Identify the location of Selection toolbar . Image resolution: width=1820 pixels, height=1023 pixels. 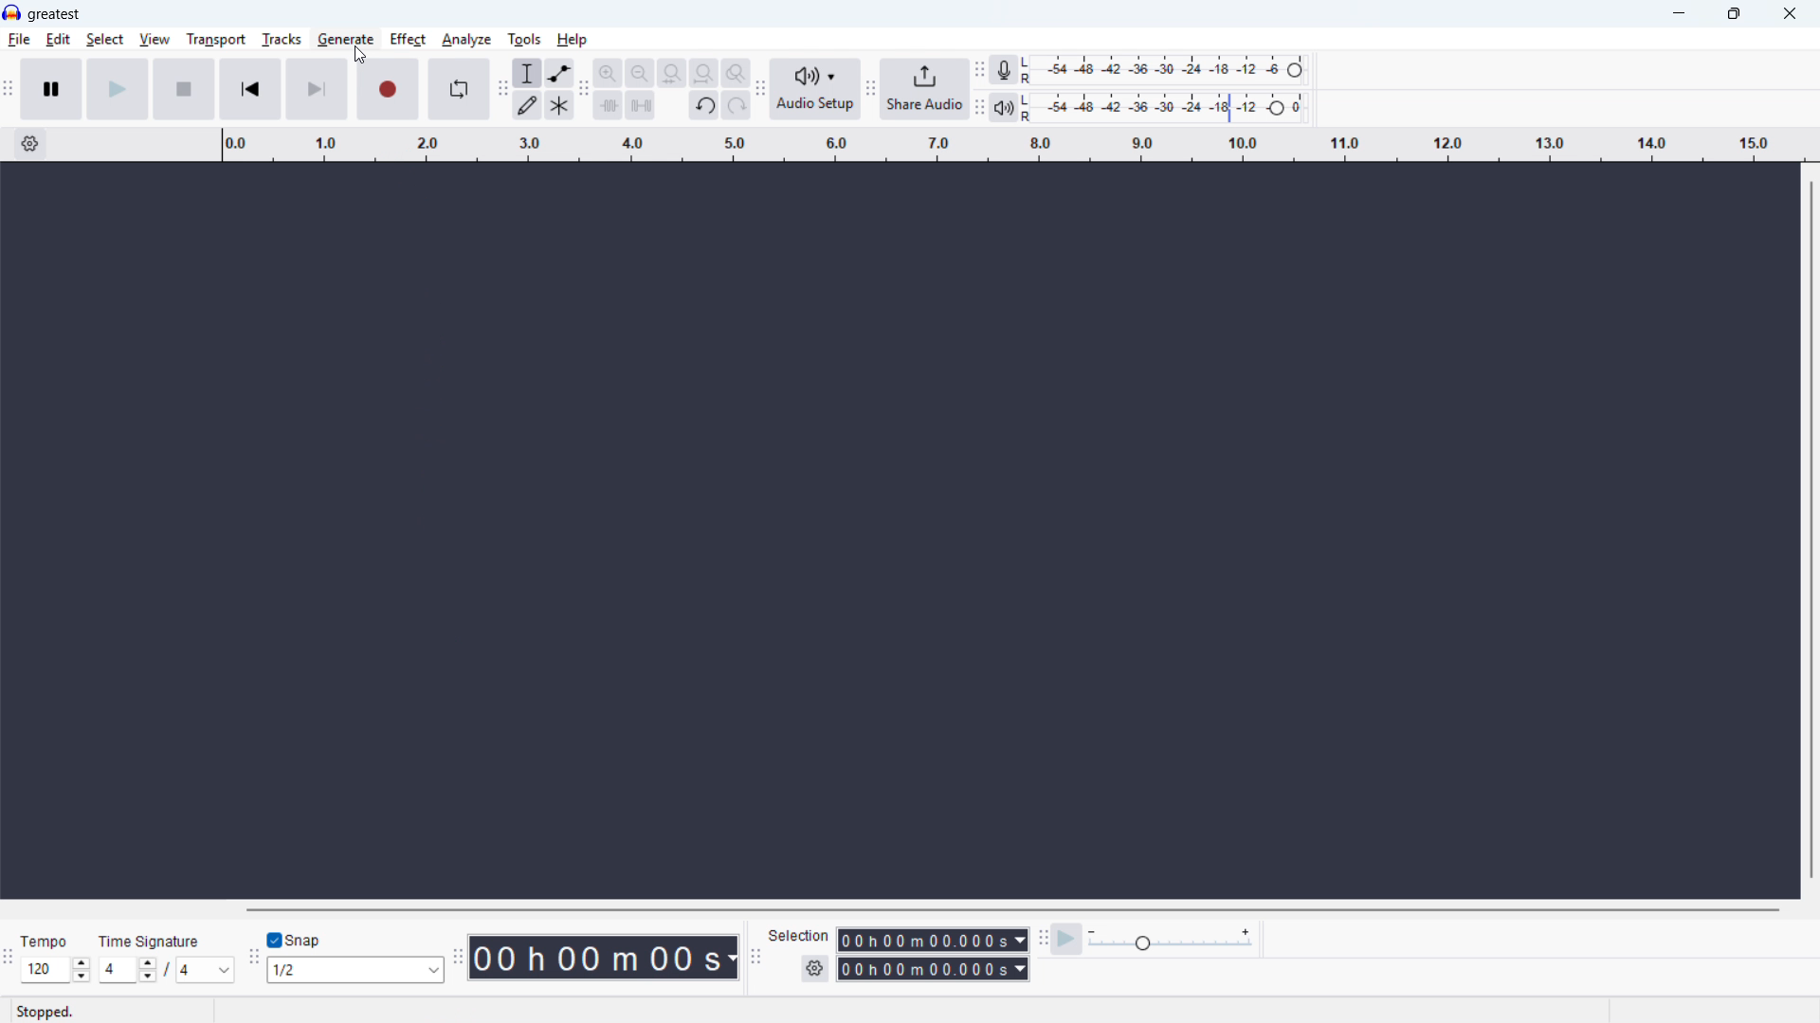
(756, 958).